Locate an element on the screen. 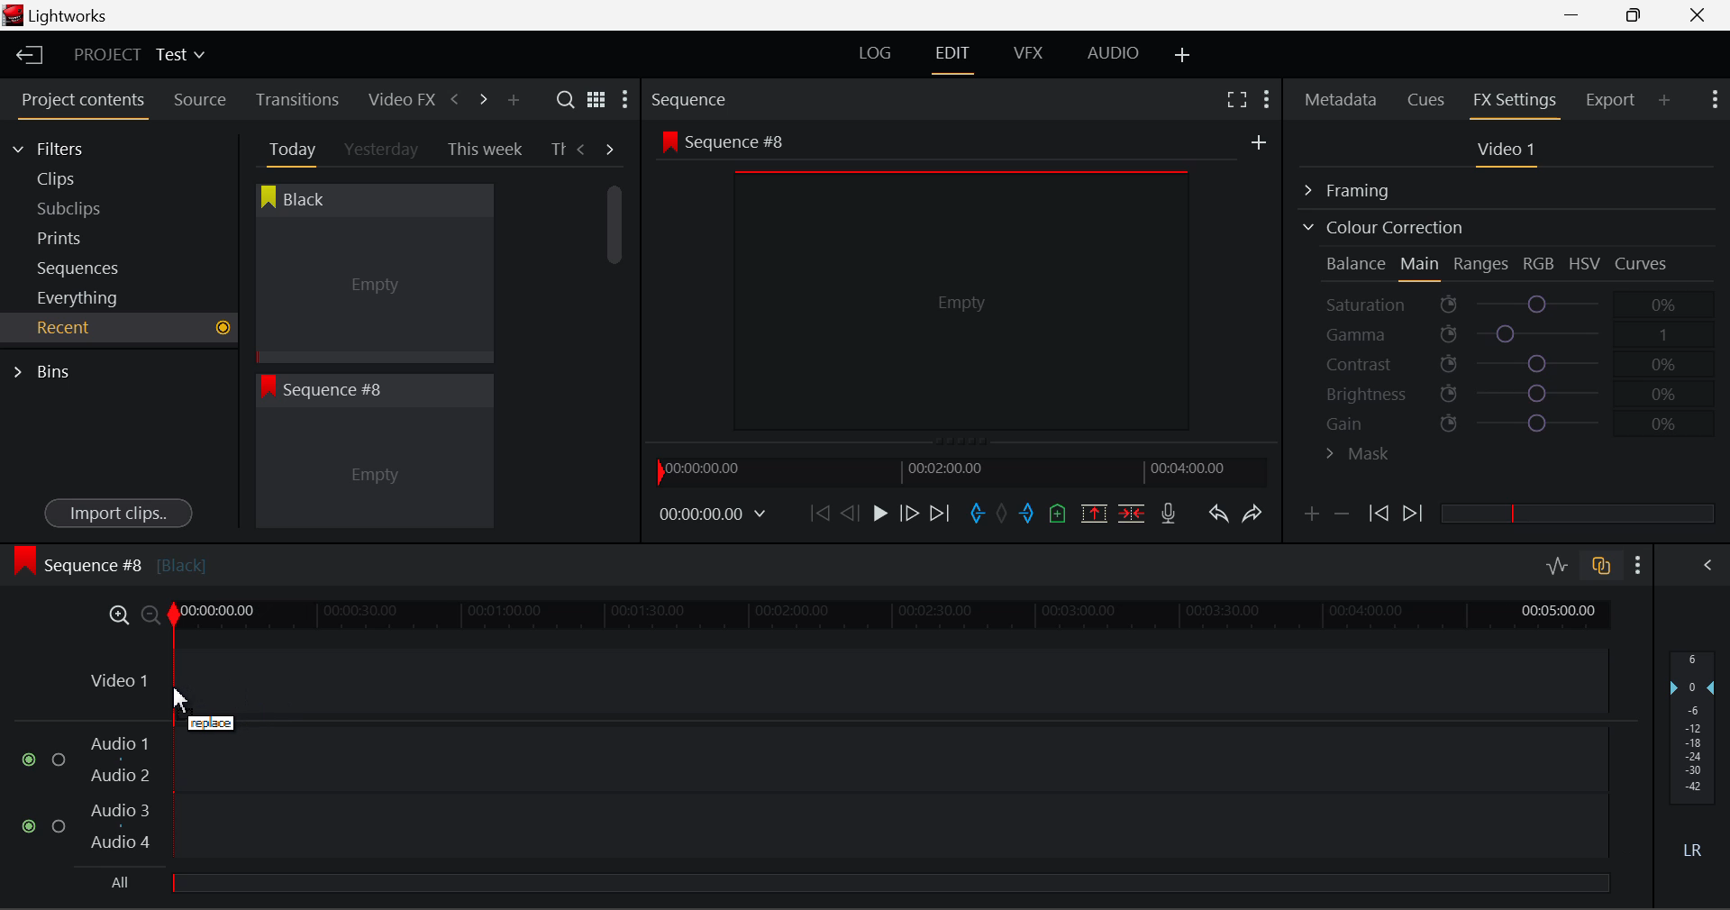  Redo is located at coordinates (1252, 513).